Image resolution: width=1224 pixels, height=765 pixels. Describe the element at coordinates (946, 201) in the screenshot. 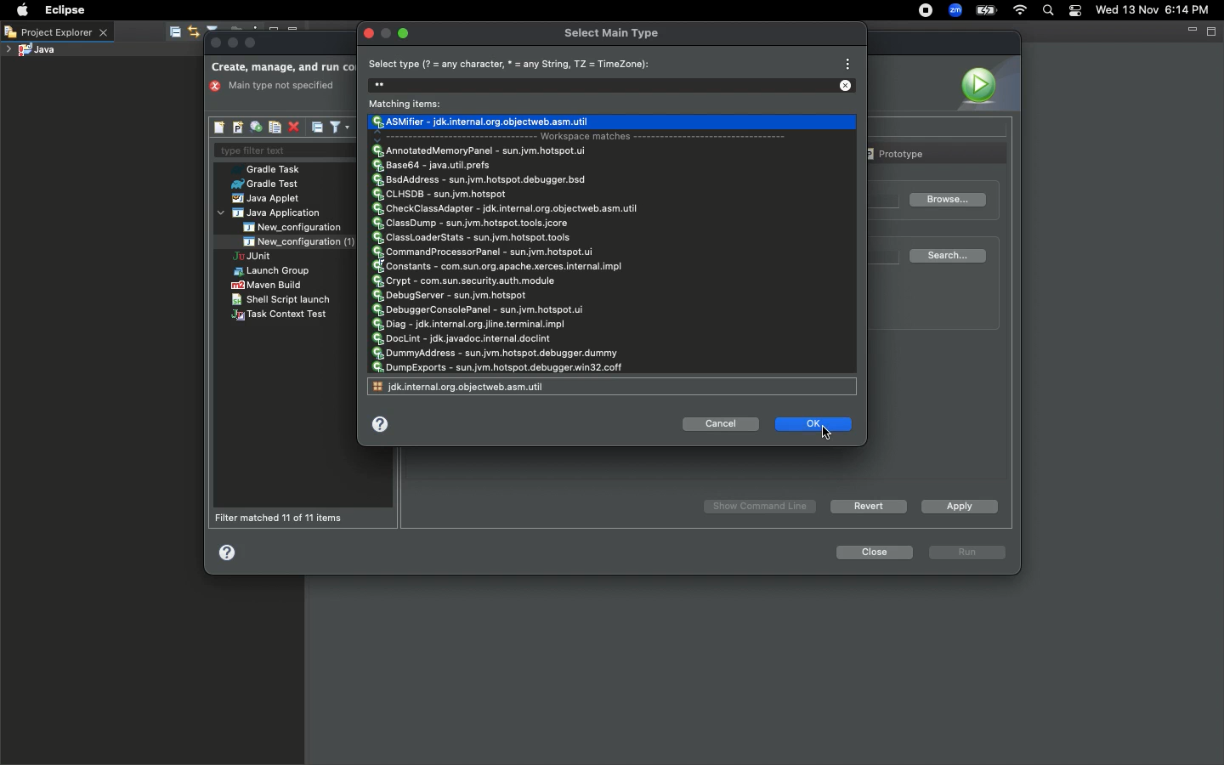

I see `Browse` at that location.